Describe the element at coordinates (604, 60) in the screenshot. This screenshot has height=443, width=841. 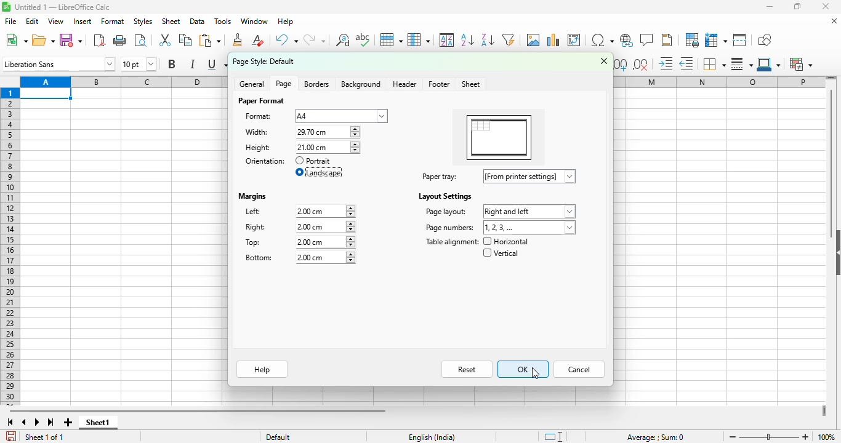
I see `close` at that location.